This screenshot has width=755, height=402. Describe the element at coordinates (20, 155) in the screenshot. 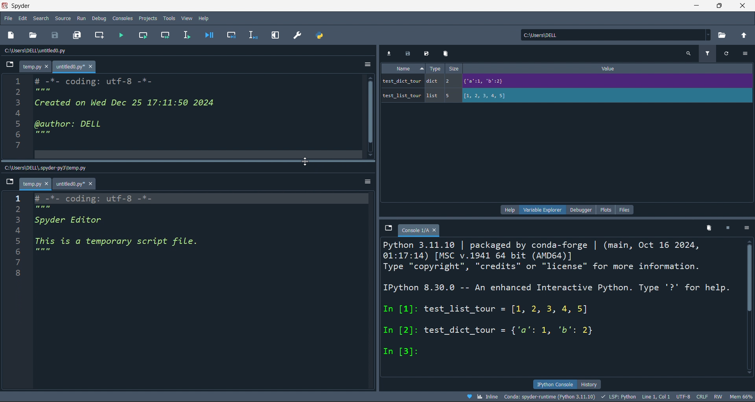

I see `8` at that location.